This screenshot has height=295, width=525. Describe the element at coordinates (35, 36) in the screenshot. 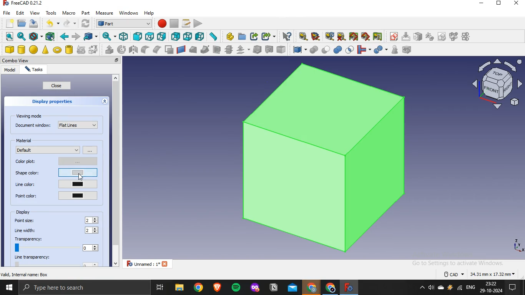

I see `draw style` at that location.